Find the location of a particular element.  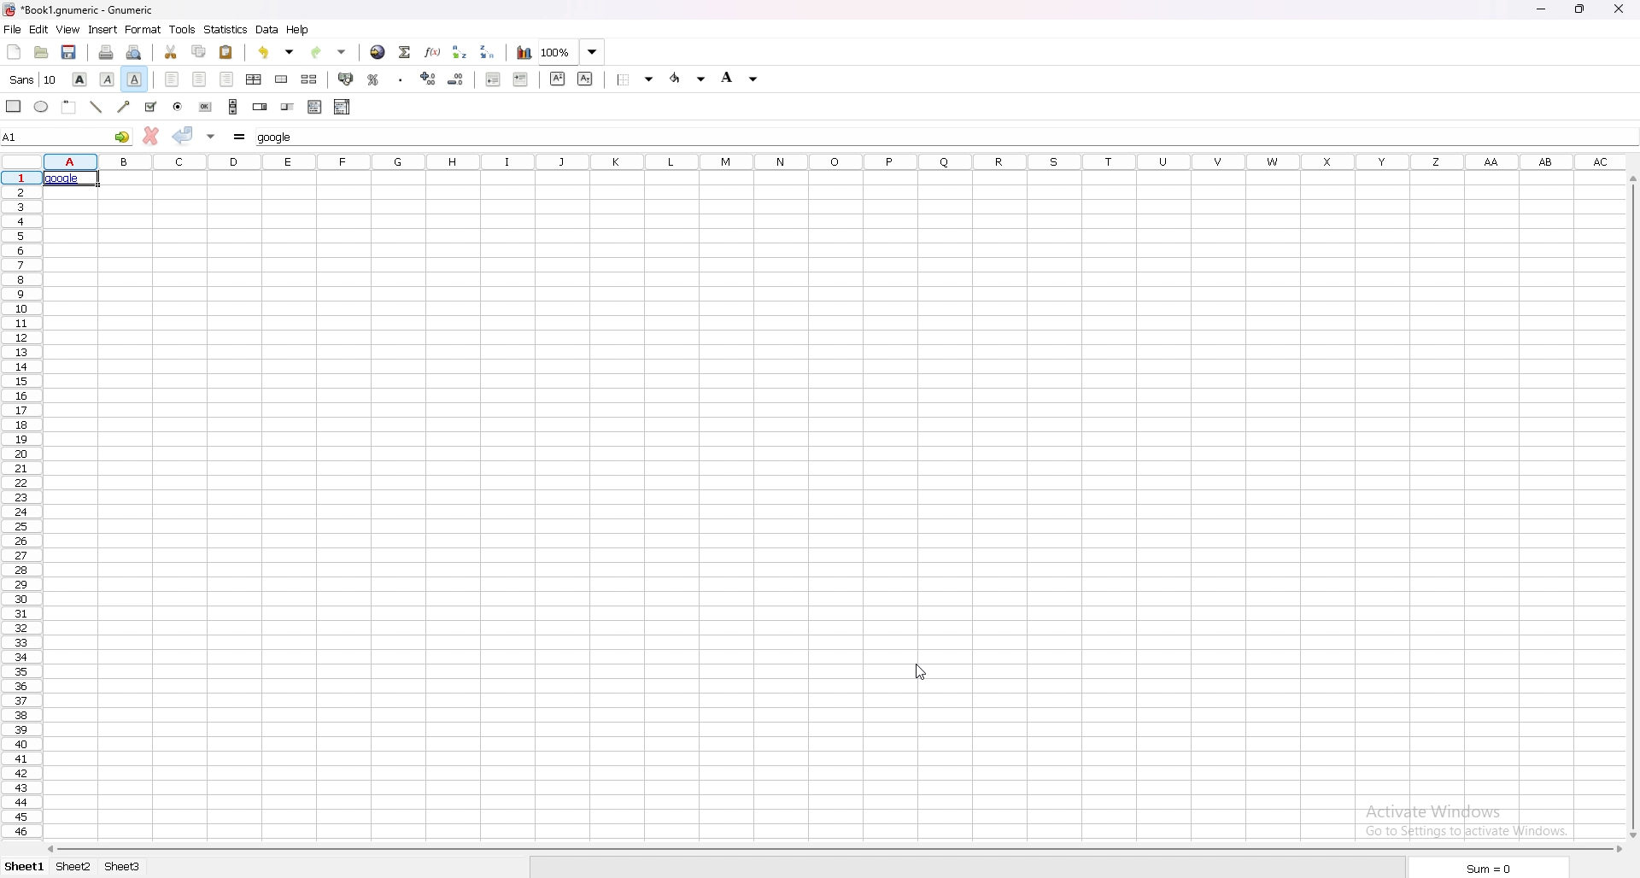

cursor is located at coordinates (924, 671).